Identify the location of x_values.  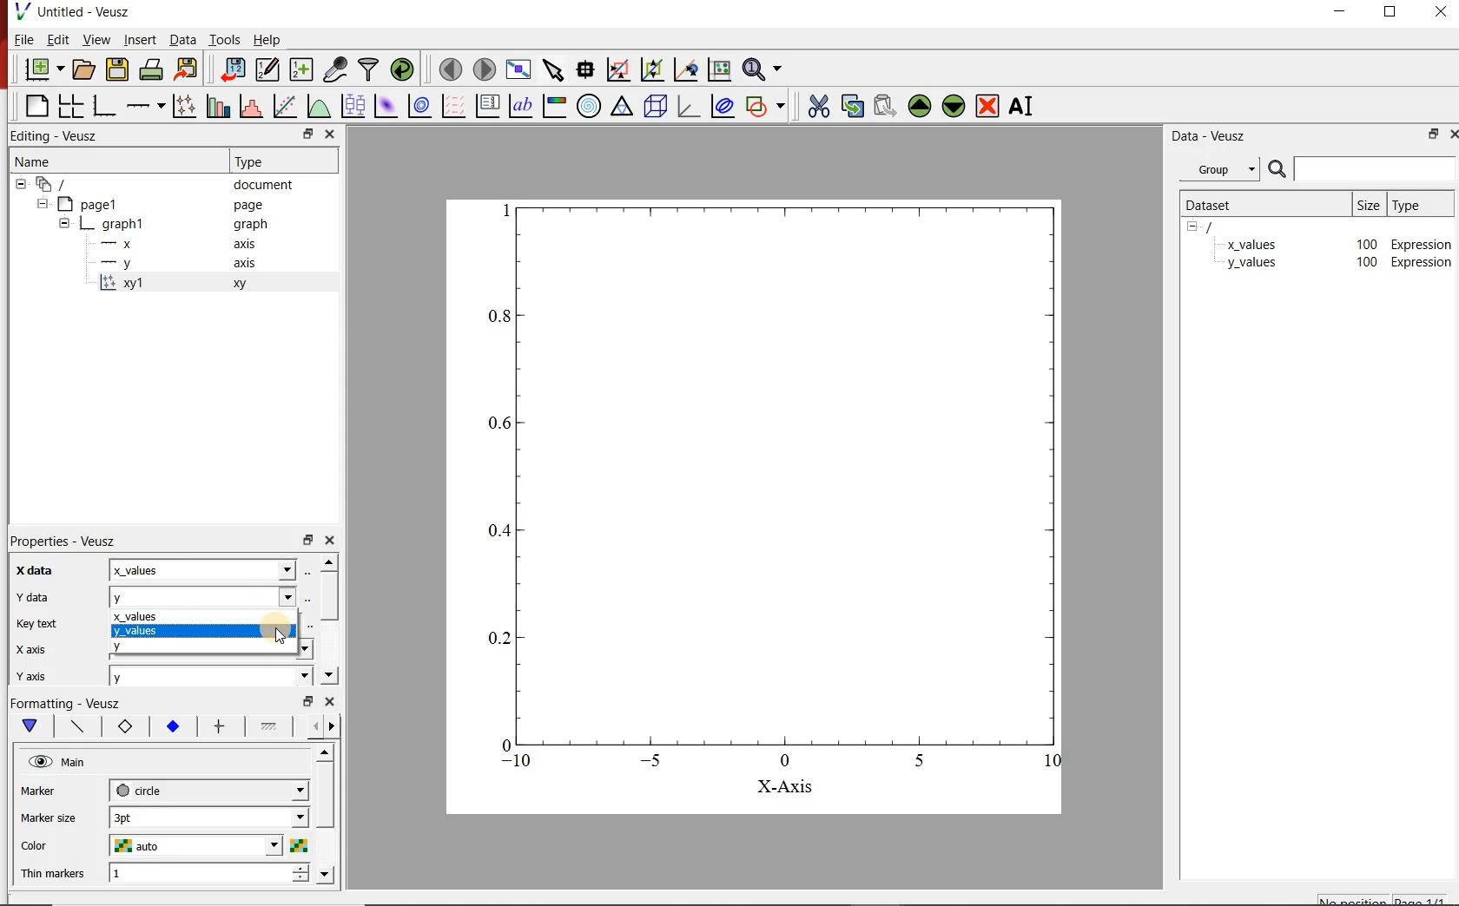
(1251, 243).